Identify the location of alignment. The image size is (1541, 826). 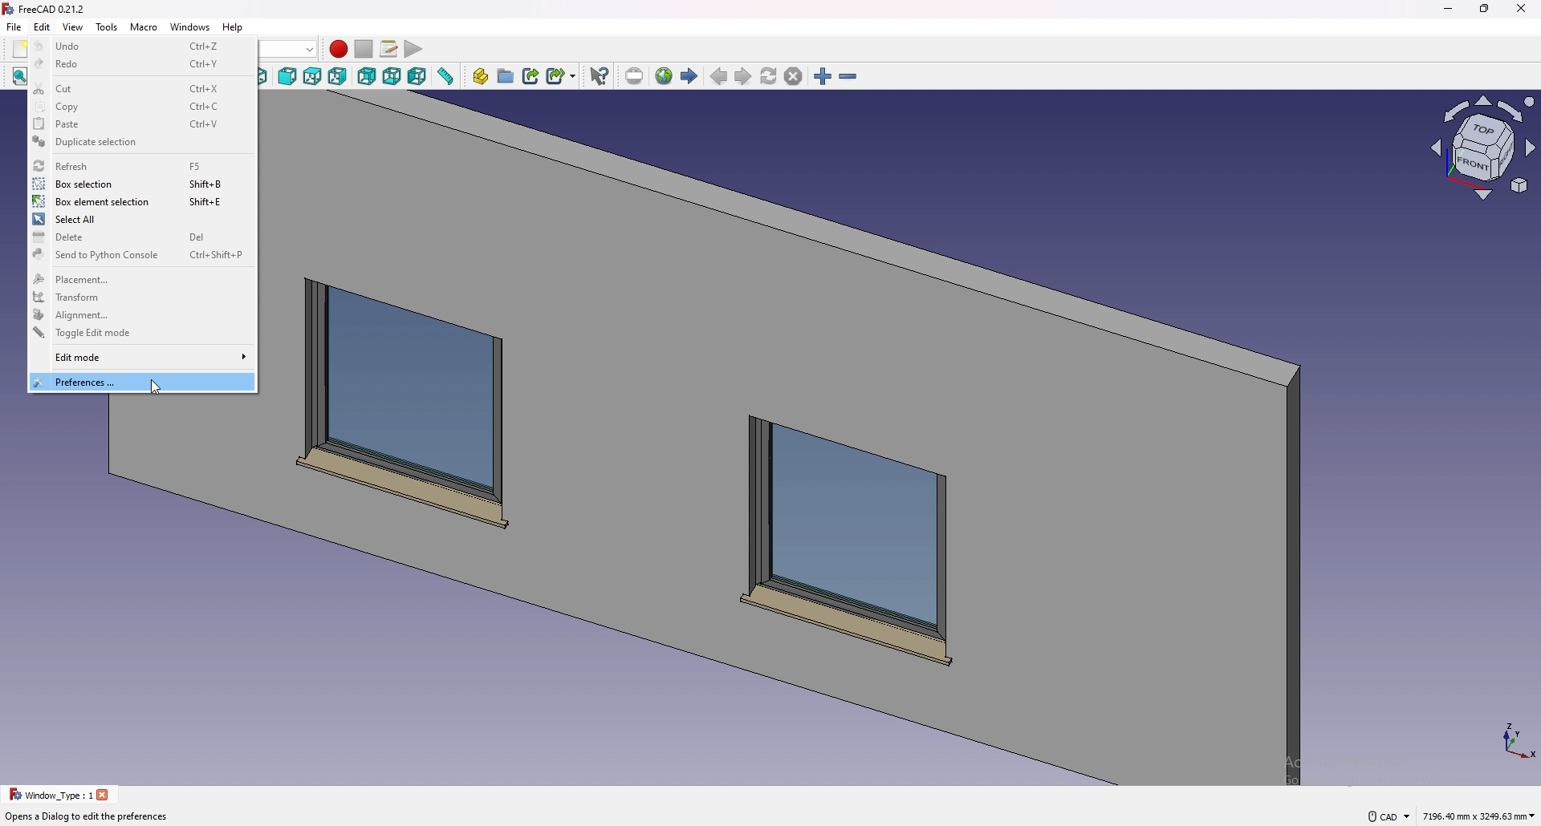
(140, 314).